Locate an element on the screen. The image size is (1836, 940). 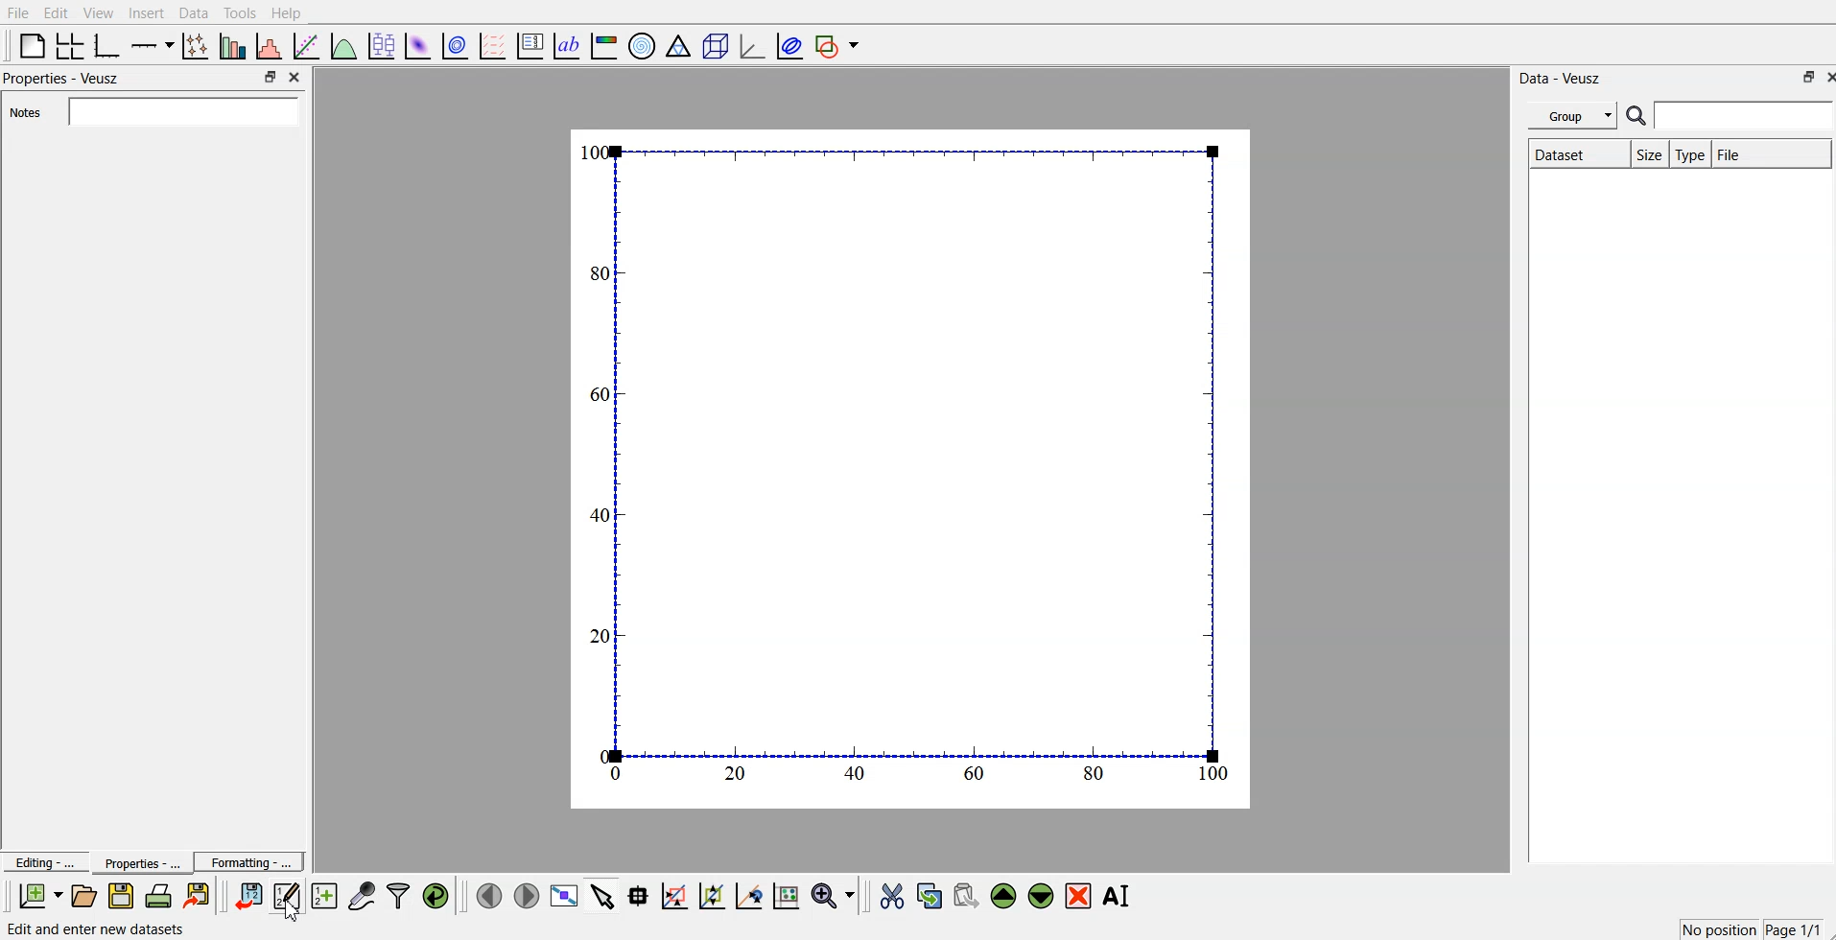
Help is located at coordinates (291, 12).